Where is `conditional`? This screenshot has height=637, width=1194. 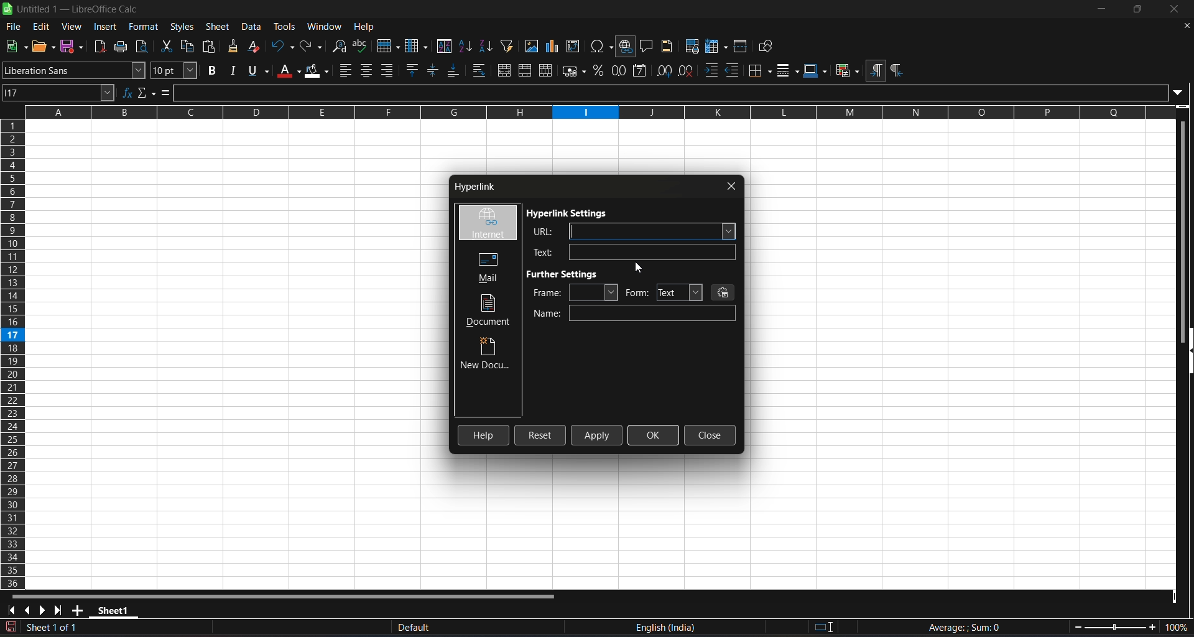 conditional is located at coordinates (846, 71).